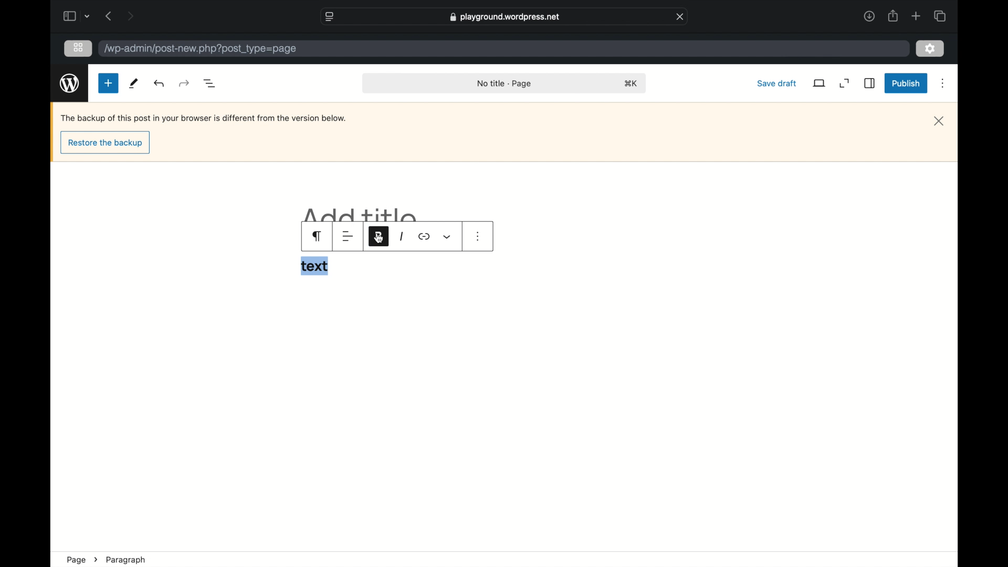 The image size is (1008, 567). Describe the element at coordinates (379, 239) in the screenshot. I see `cursor` at that location.